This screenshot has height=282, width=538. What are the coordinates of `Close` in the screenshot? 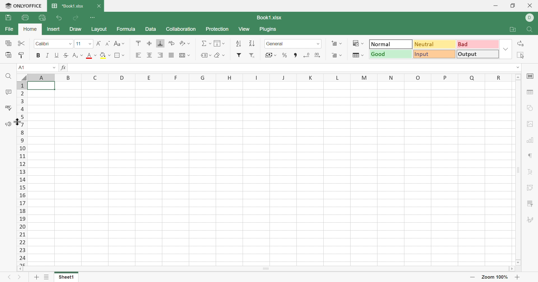 It's located at (98, 6).